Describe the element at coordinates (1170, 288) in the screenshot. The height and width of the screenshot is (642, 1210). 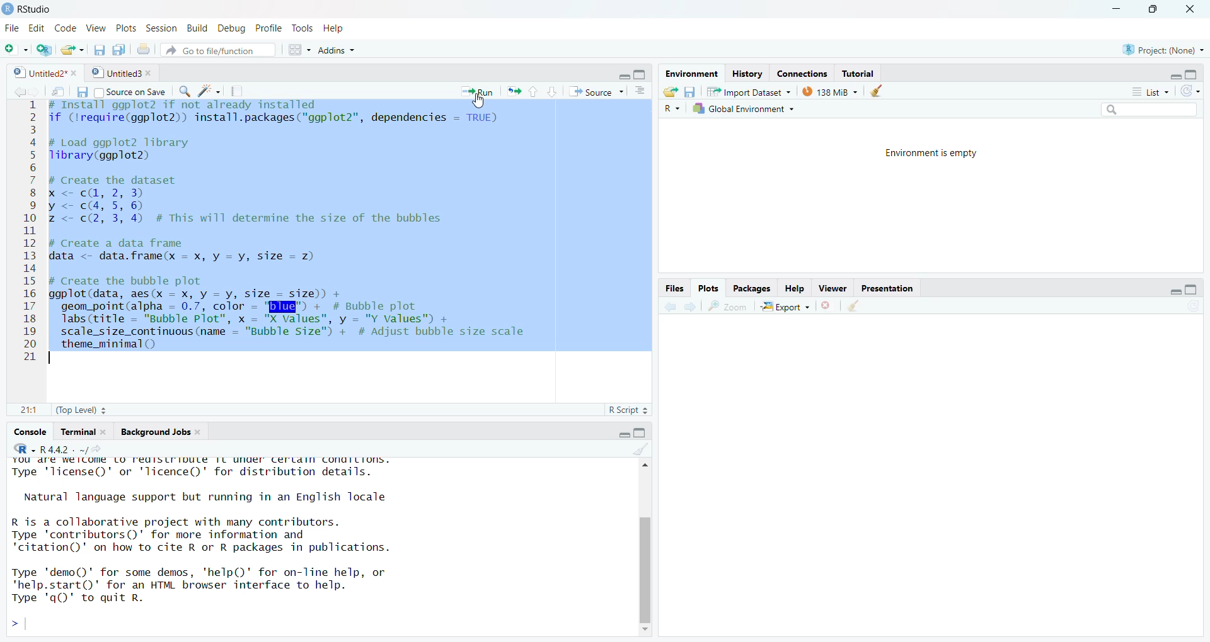
I see `maximize/minimize` at that location.